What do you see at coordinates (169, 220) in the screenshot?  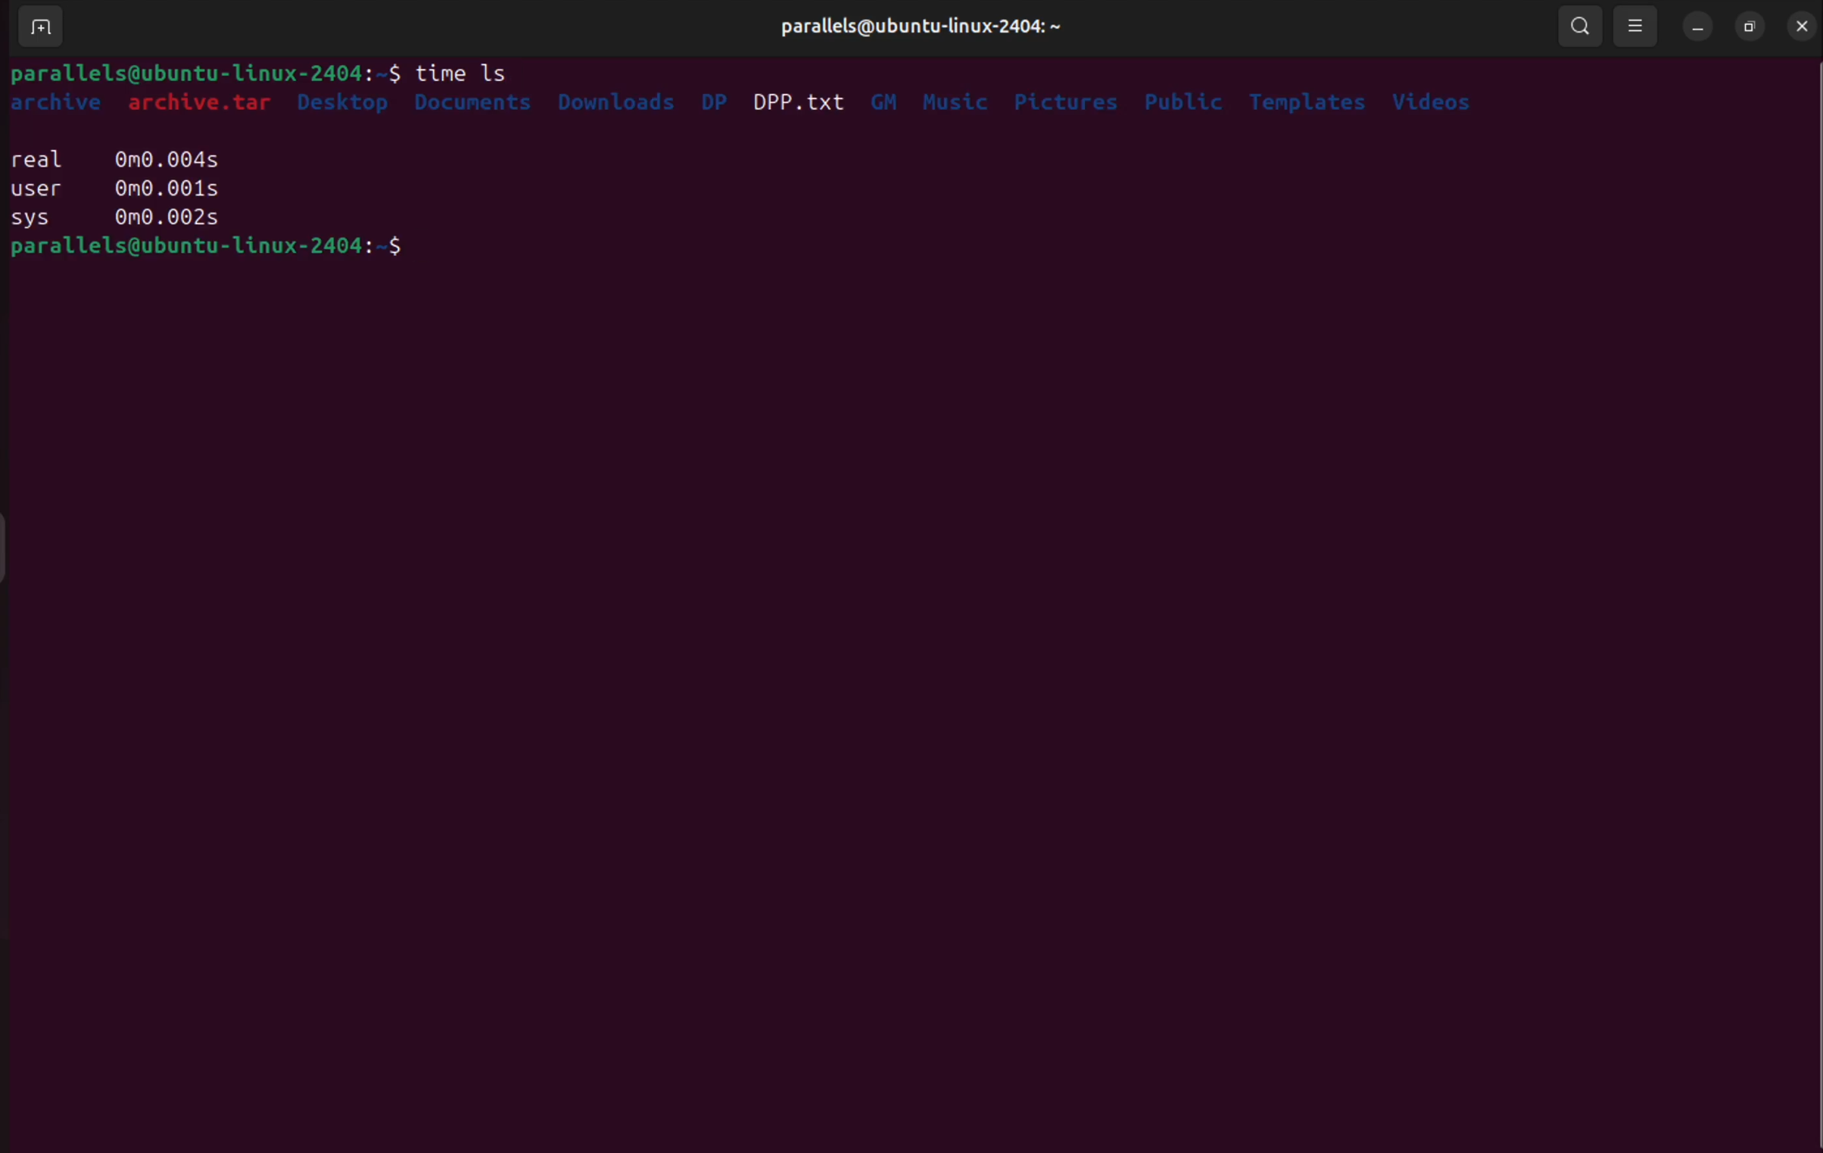 I see `0m0.002s` at bounding box center [169, 220].